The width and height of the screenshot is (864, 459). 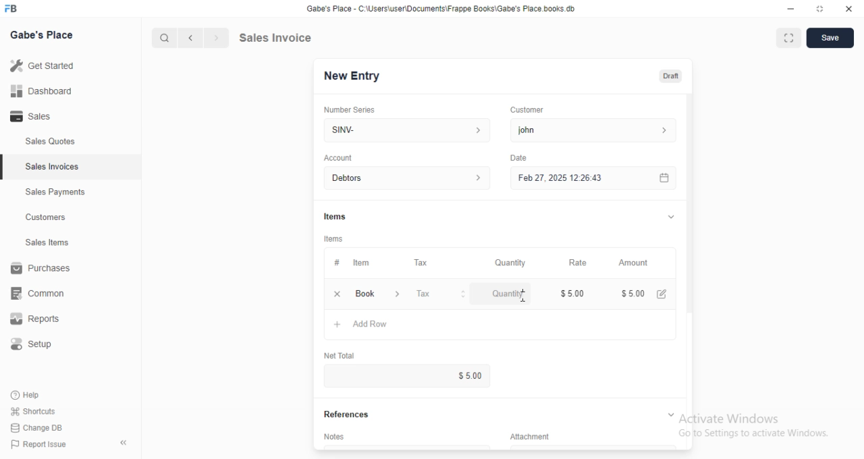 What do you see at coordinates (163, 36) in the screenshot?
I see `Search` at bounding box center [163, 36].